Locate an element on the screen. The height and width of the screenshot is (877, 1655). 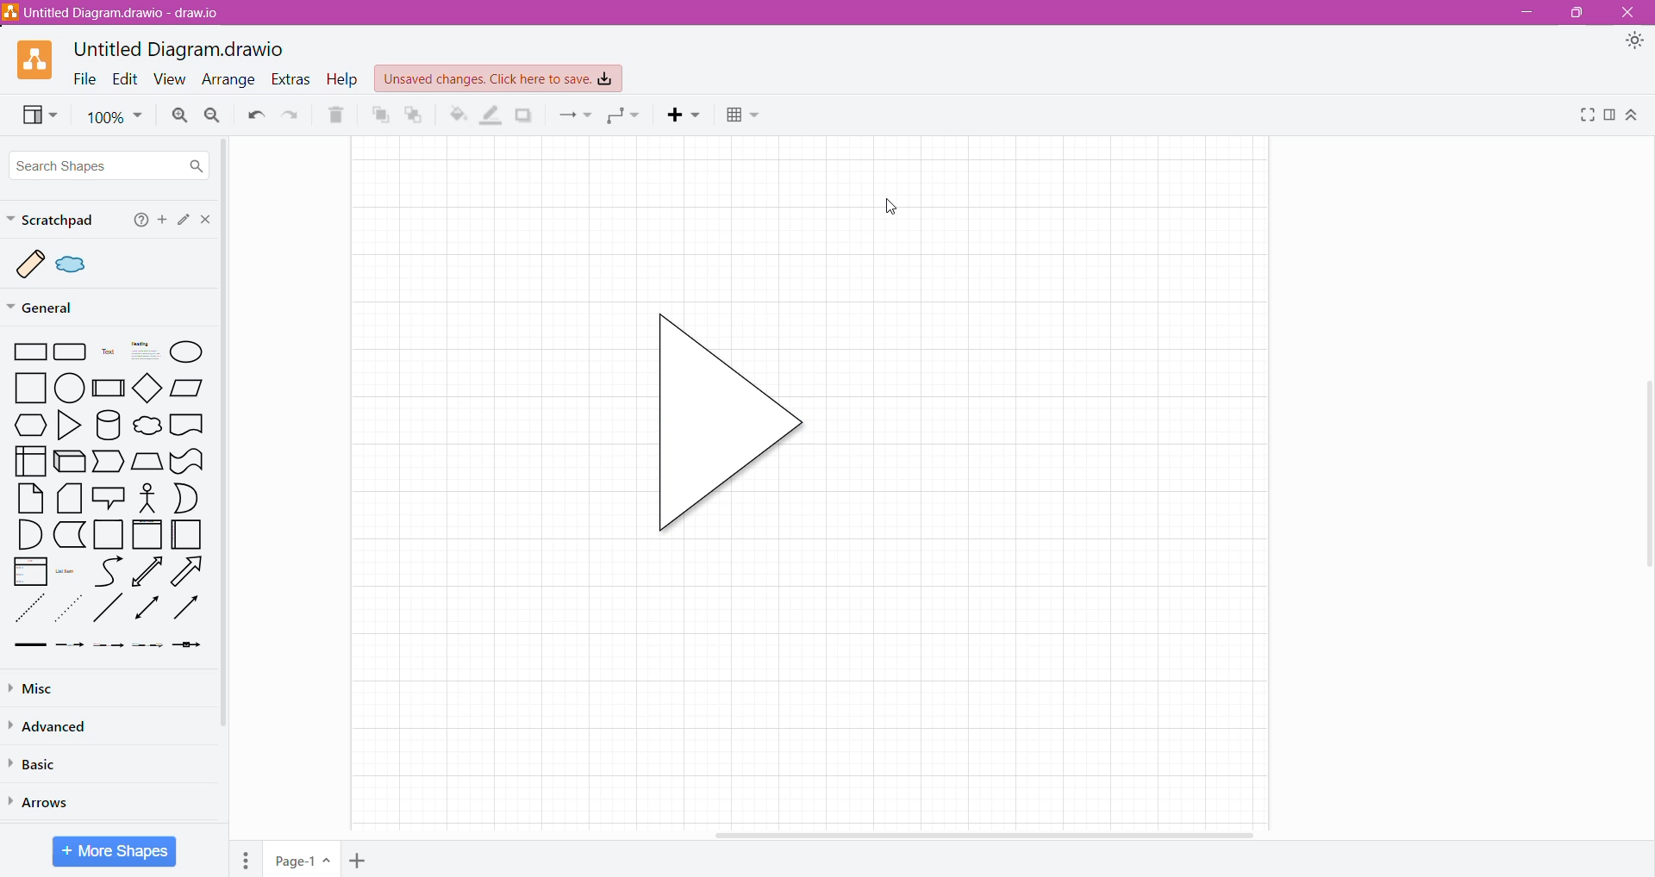
Scratched shape 2 is located at coordinates (79, 265).